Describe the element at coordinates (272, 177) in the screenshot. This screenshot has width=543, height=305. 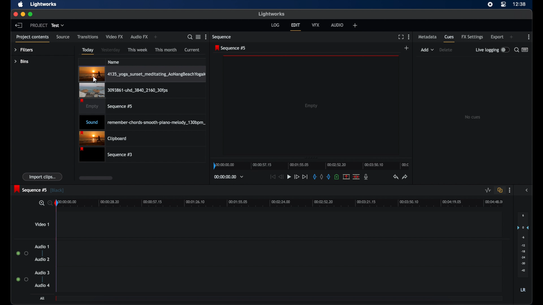
I see `jump to  start` at that location.